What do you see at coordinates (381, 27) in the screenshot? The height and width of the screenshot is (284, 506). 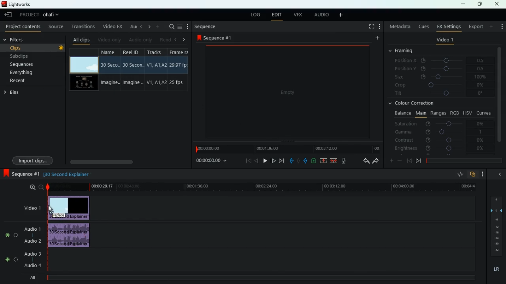 I see `more` at bounding box center [381, 27].